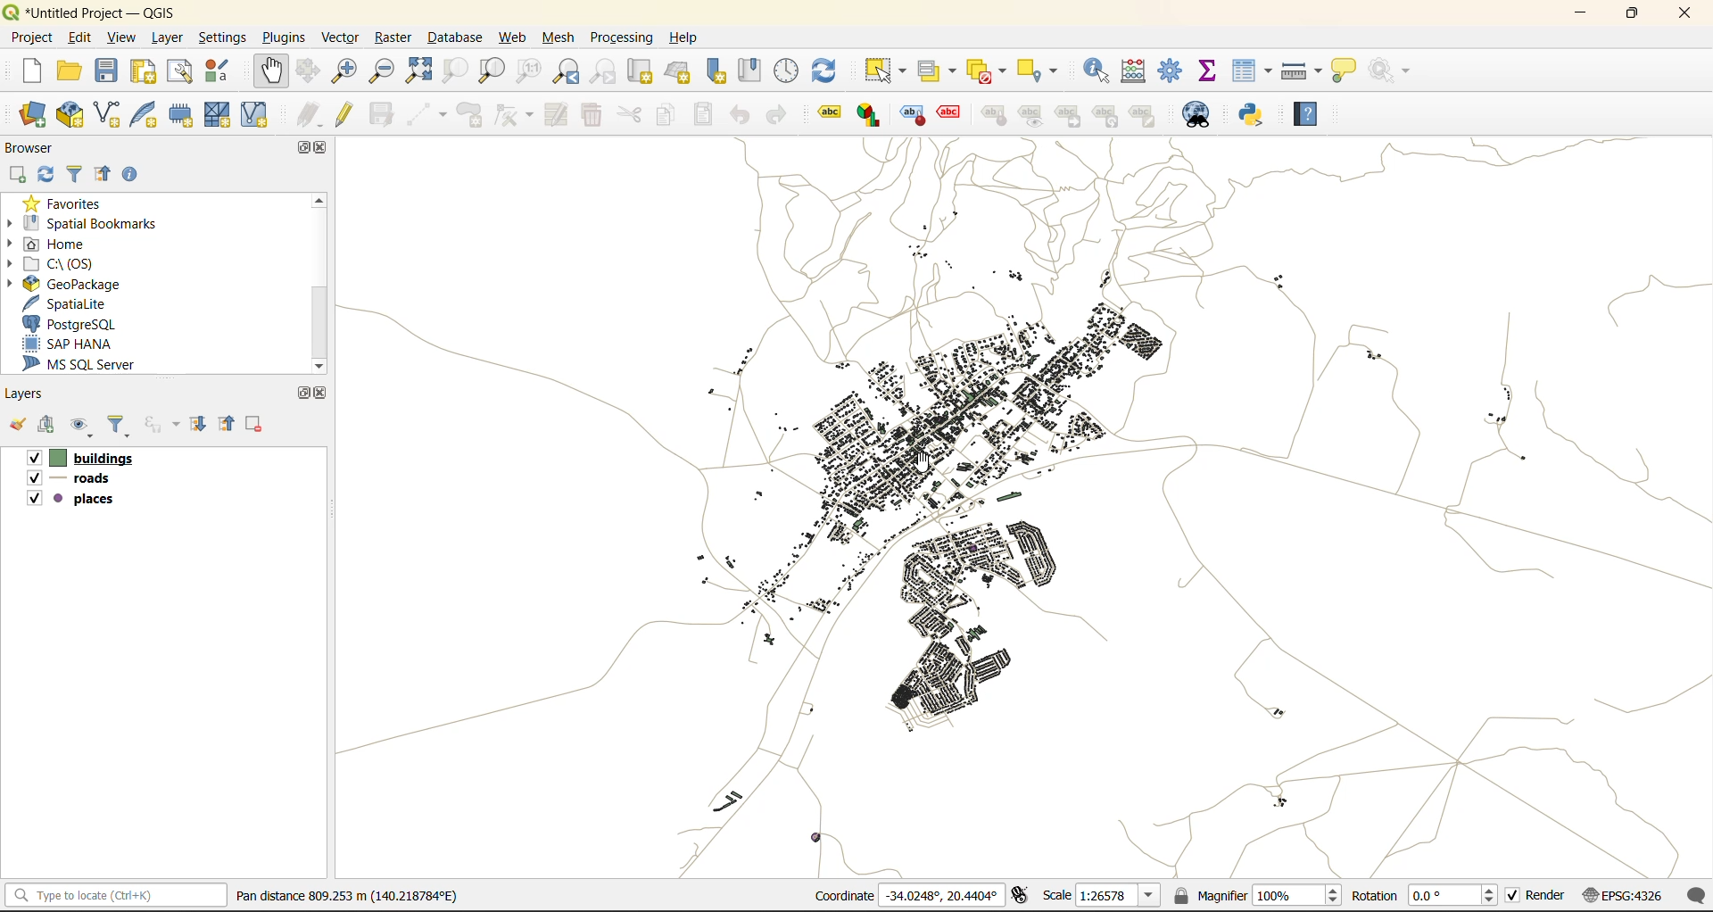 Image resolution: width=1713 pixels, height=912 pixels. Describe the element at coordinates (514, 115) in the screenshot. I see `vertex tools` at that location.